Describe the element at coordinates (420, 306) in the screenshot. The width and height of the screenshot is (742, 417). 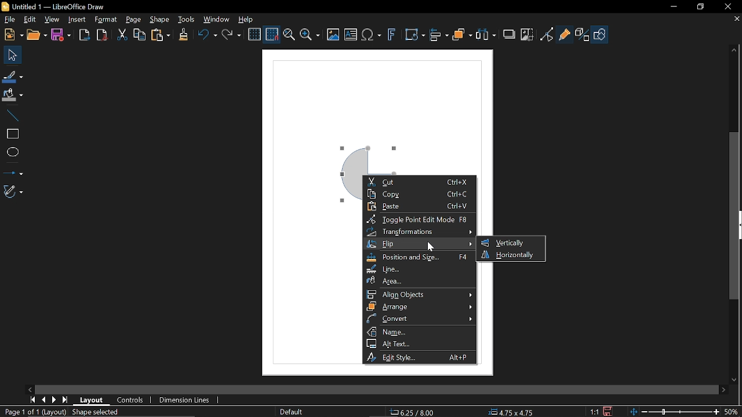
I see `Arrange` at that location.